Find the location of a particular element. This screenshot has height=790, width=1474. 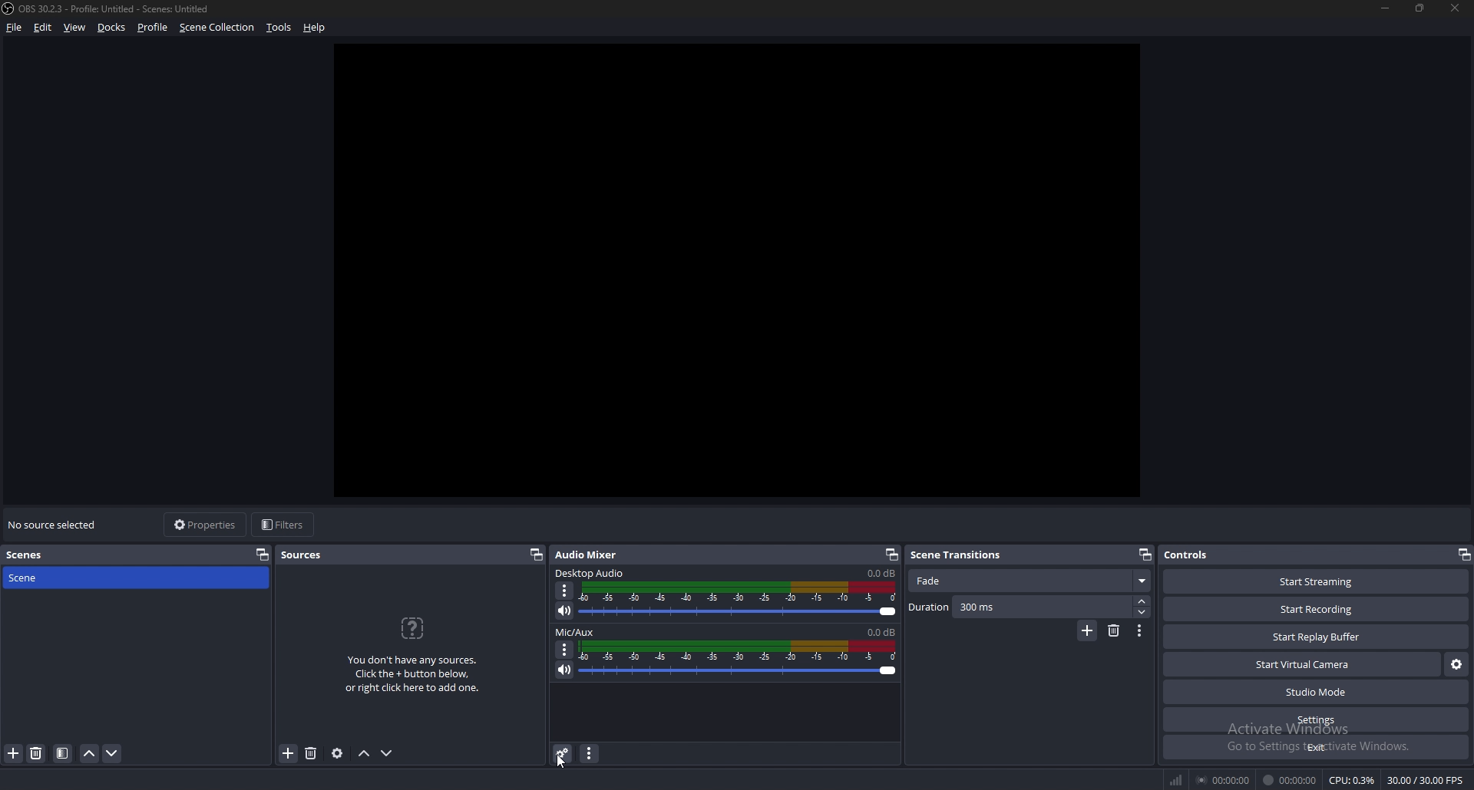

no source selected is located at coordinates (55, 524).